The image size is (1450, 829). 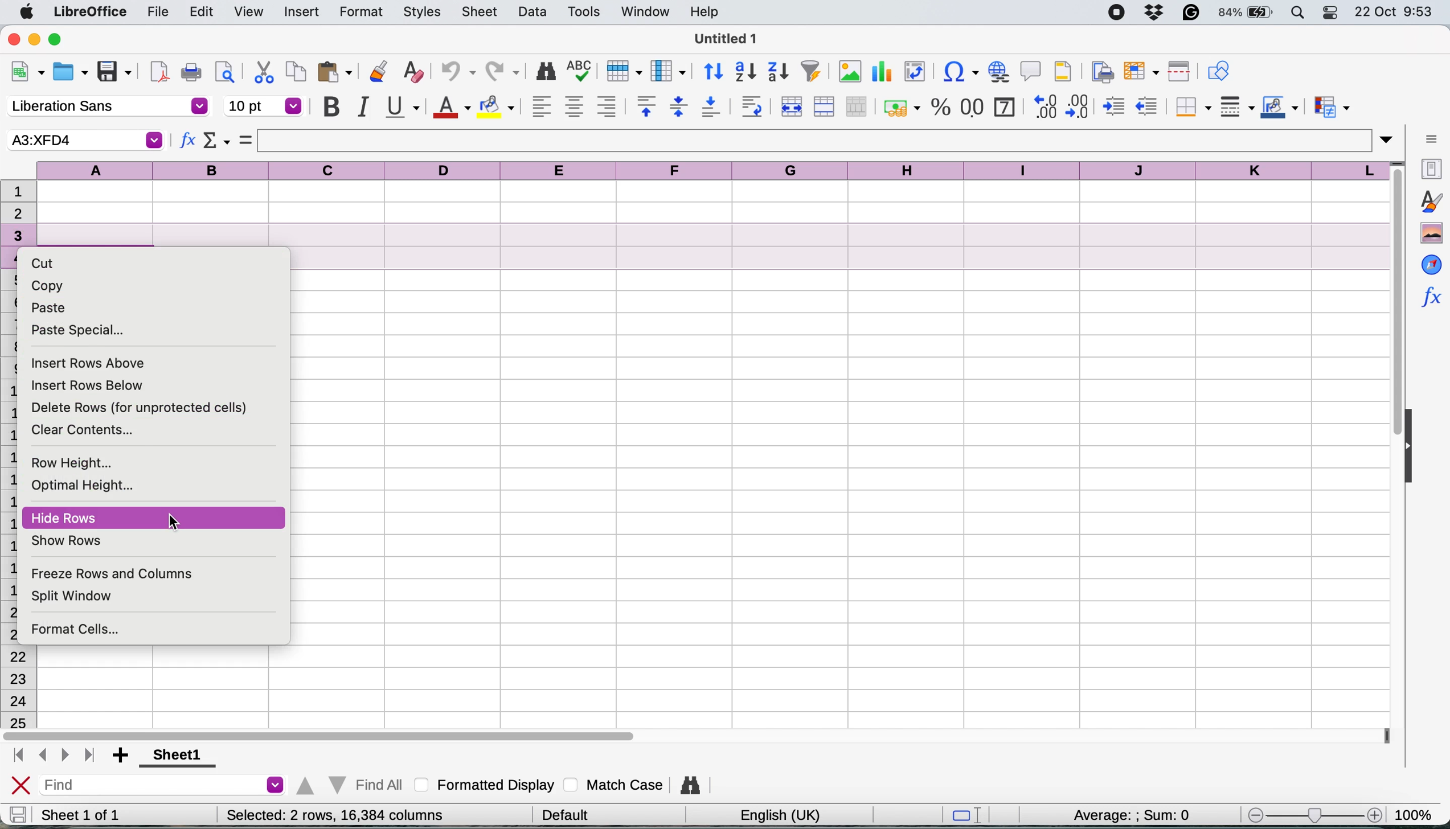 I want to click on function wizard, so click(x=1430, y=295).